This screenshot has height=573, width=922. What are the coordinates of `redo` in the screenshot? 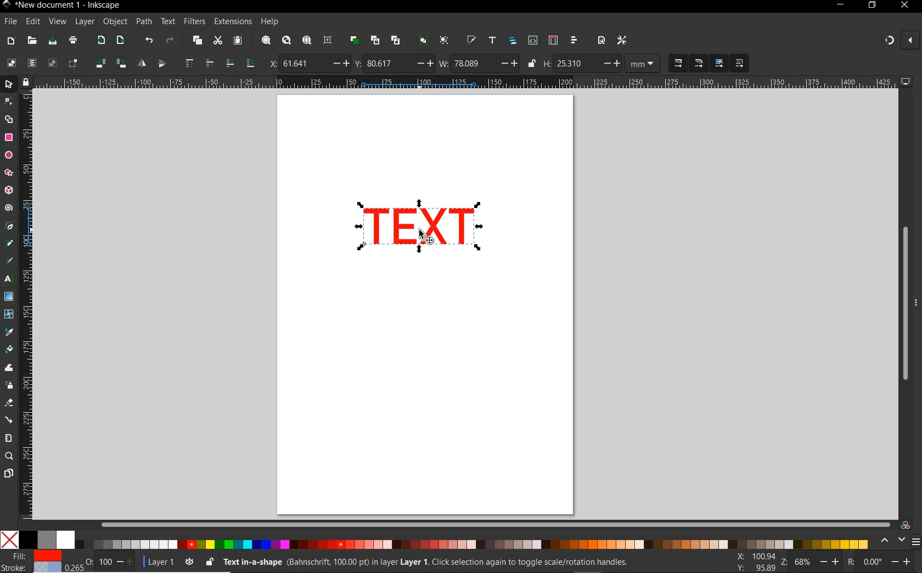 It's located at (170, 40).